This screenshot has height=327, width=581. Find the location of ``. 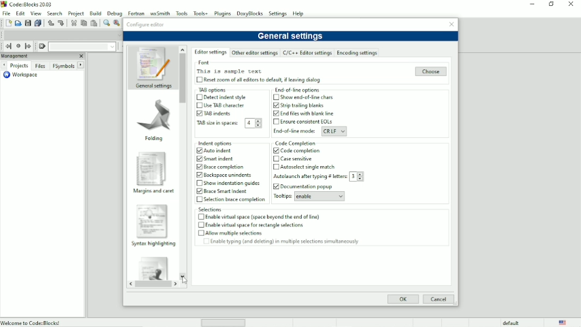

 is located at coordinates (198, 104).